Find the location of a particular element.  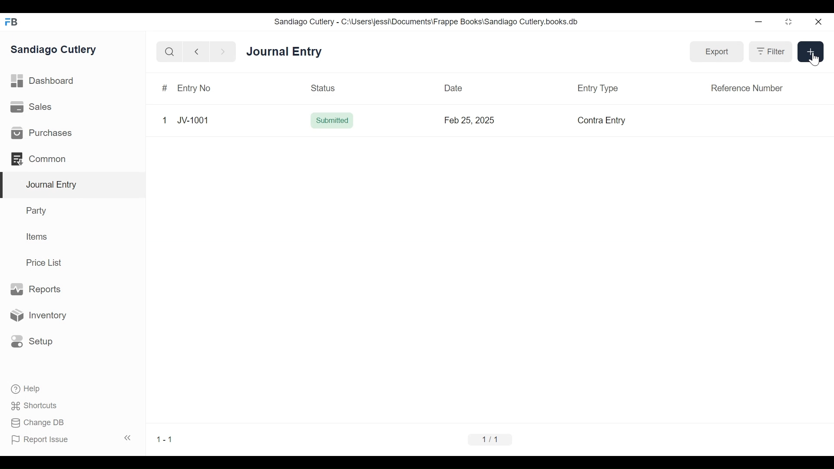

Common is located at coordinates (39, 158).